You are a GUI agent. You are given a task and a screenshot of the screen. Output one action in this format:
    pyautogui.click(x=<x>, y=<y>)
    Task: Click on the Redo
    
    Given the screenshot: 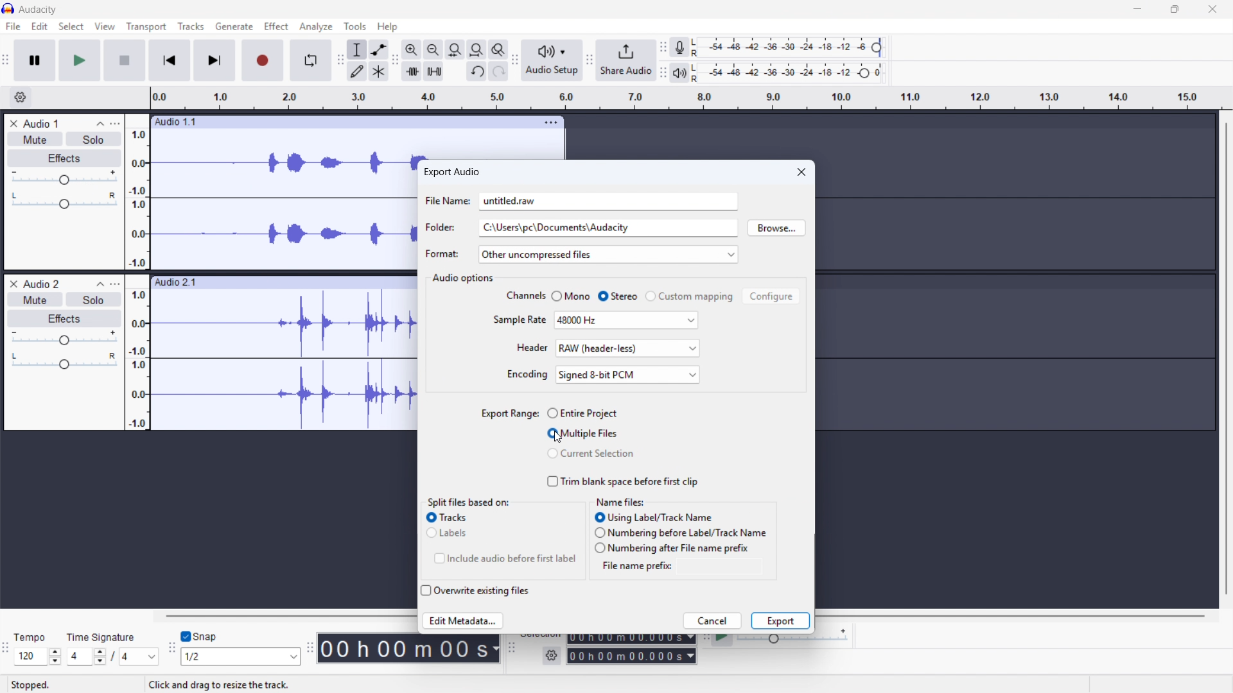 What is the action you would take?
    pyautogui.click(x=499, y=71)
    